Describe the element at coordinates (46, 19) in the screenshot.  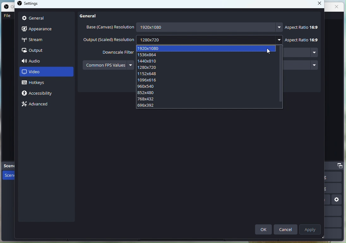
I see `General` at that location.